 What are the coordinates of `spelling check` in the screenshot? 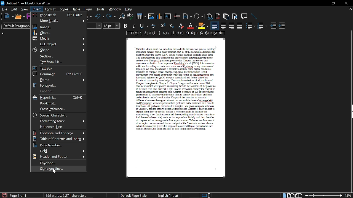 It's located at (130, 16).